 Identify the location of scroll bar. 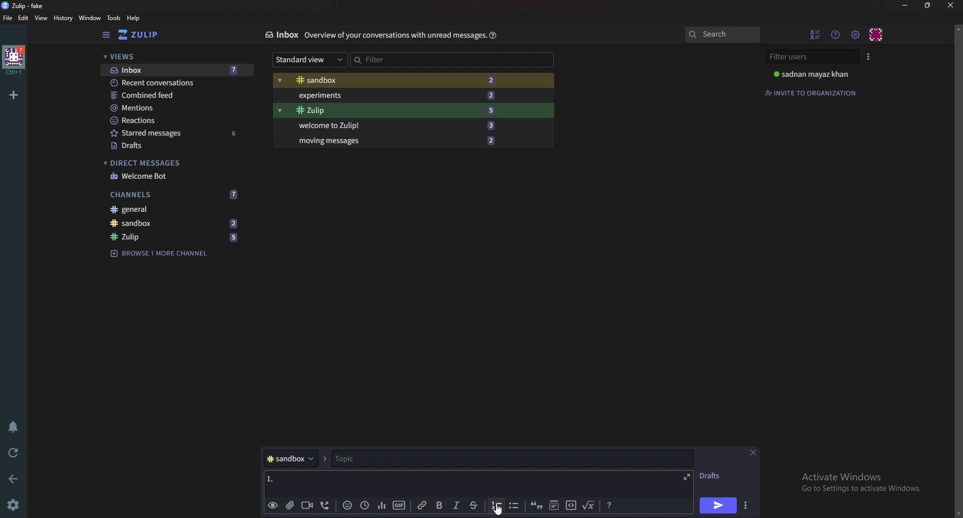
(958, 270).